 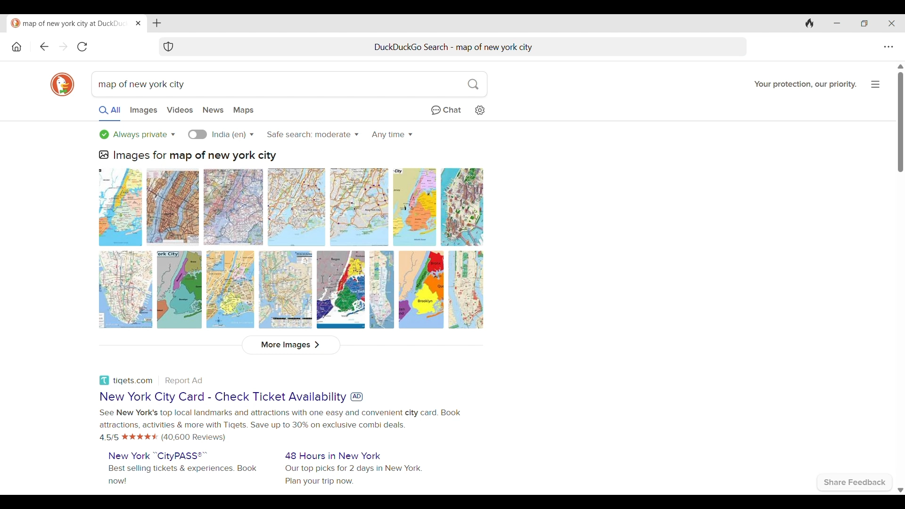 I want to click on map of new york city, so click(x=140, y=84).